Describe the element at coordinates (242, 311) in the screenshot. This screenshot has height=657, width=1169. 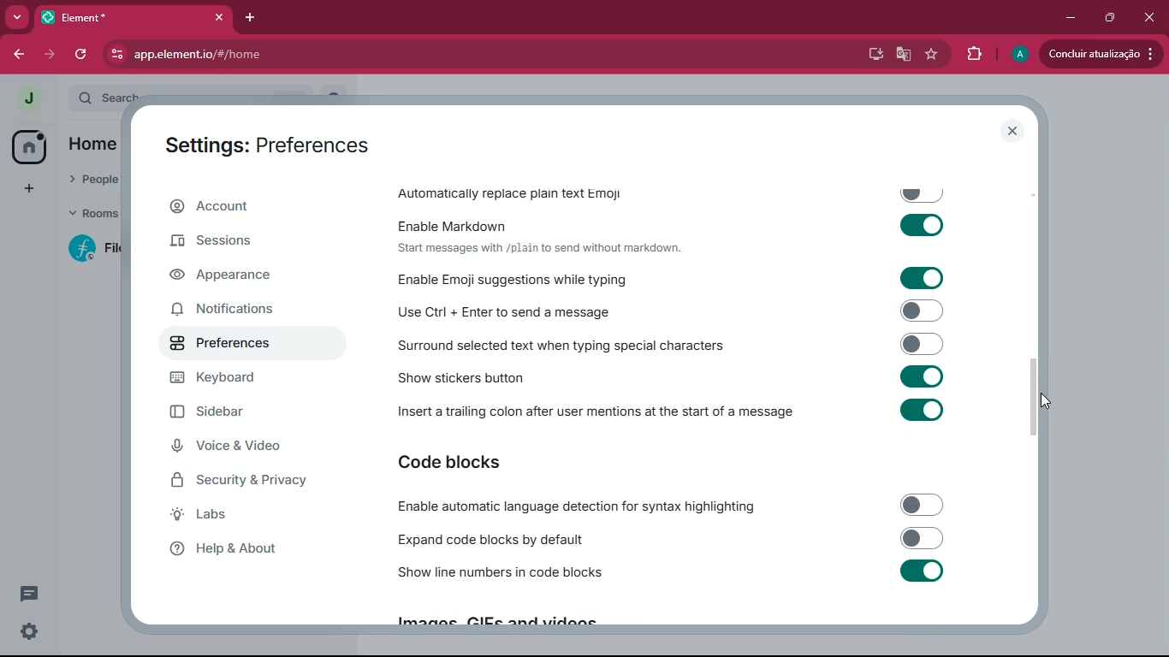
I see `notifications` at that location.